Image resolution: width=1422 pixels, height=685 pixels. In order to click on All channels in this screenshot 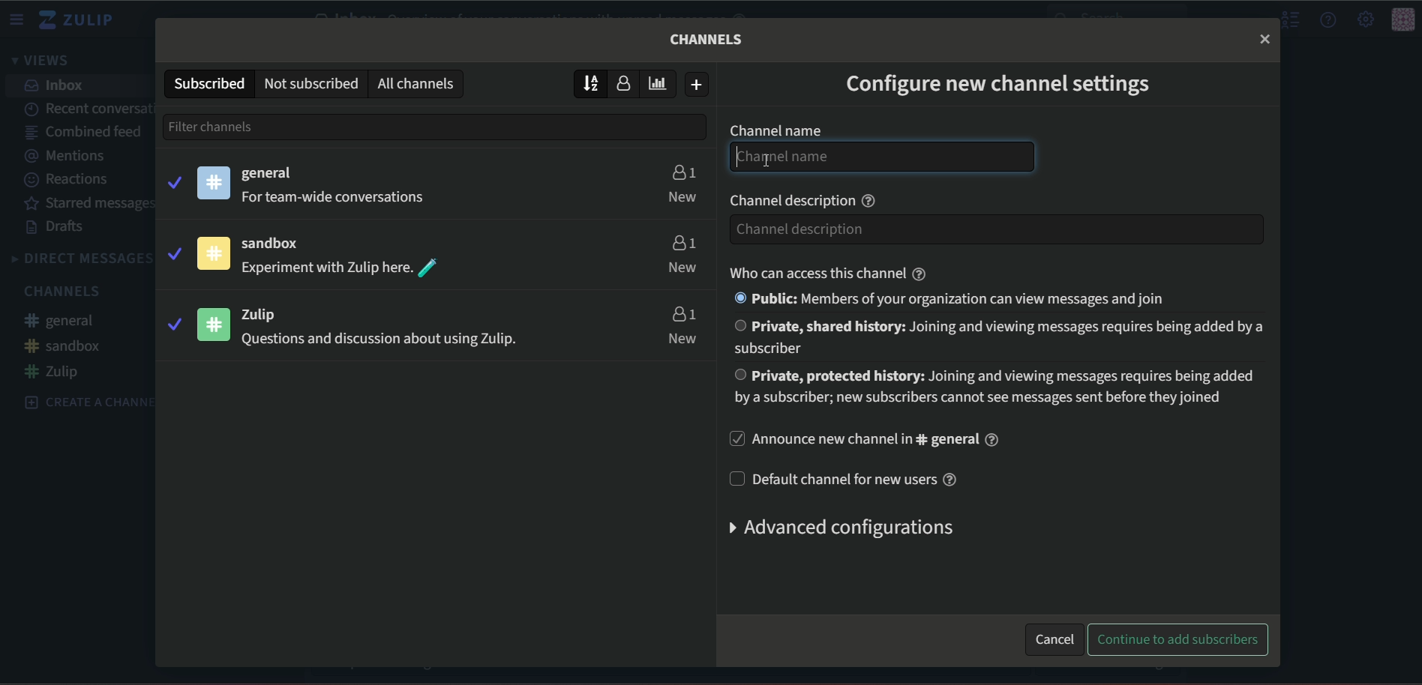, I will do `click(419, 83)`.